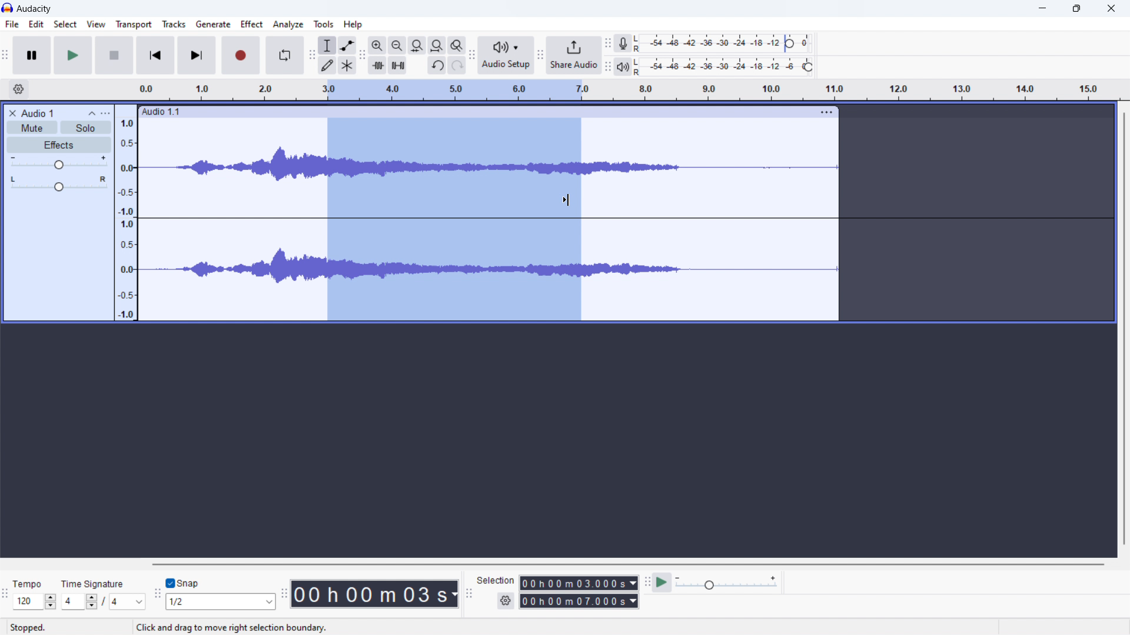  I want to click on pan: centre, so click(59, 186).